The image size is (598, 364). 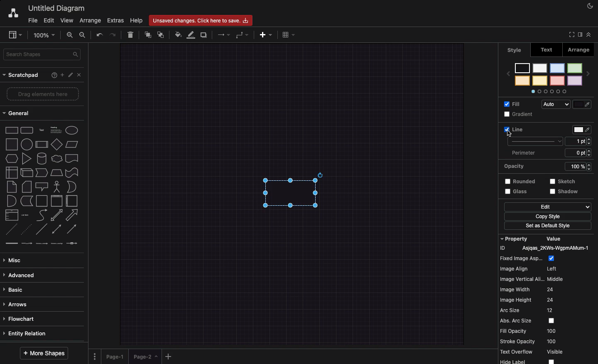 What do you see at coordinates (26, 214) in the screenshot?
I see `list item` at bounding box center [26, 214].